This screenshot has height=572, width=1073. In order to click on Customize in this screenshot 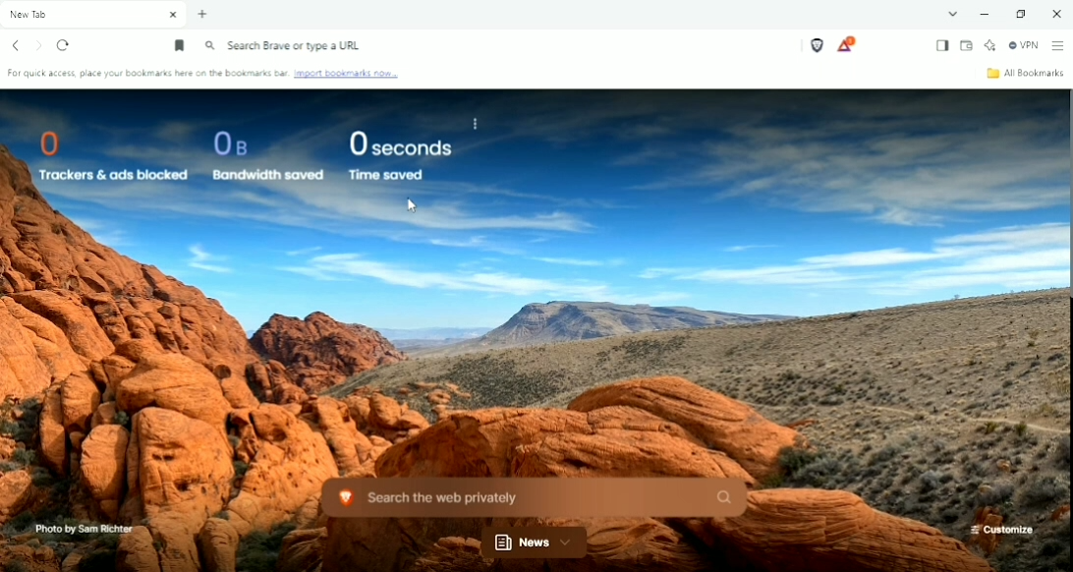, I will do `click(1001, 530)`.